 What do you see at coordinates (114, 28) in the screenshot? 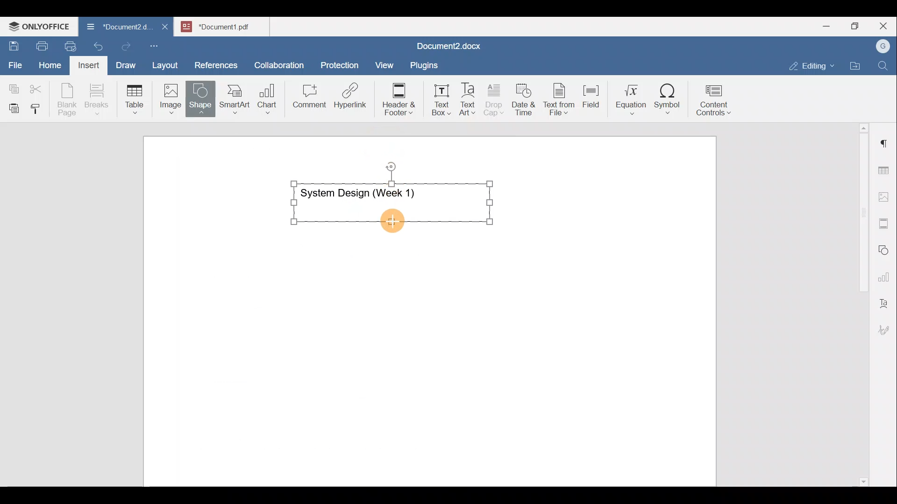
I see `Document name` at bounding box center [114, 28].